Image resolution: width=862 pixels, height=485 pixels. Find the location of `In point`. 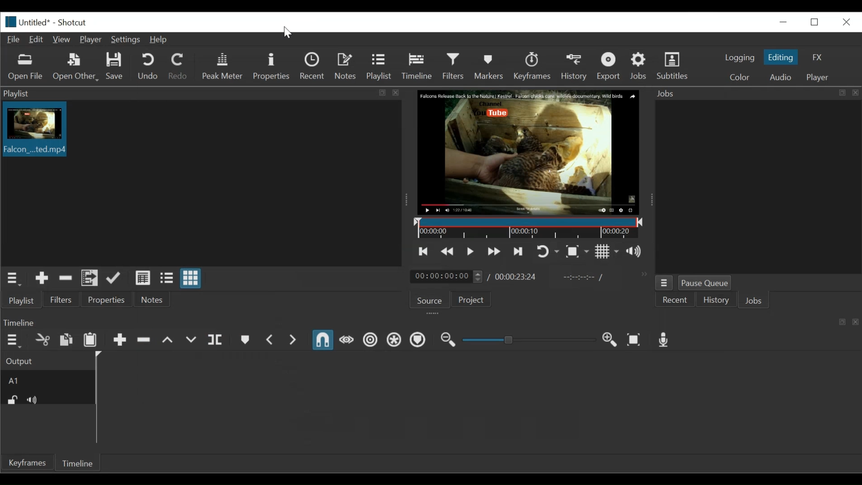

In point is located at coordinates (578, 277).